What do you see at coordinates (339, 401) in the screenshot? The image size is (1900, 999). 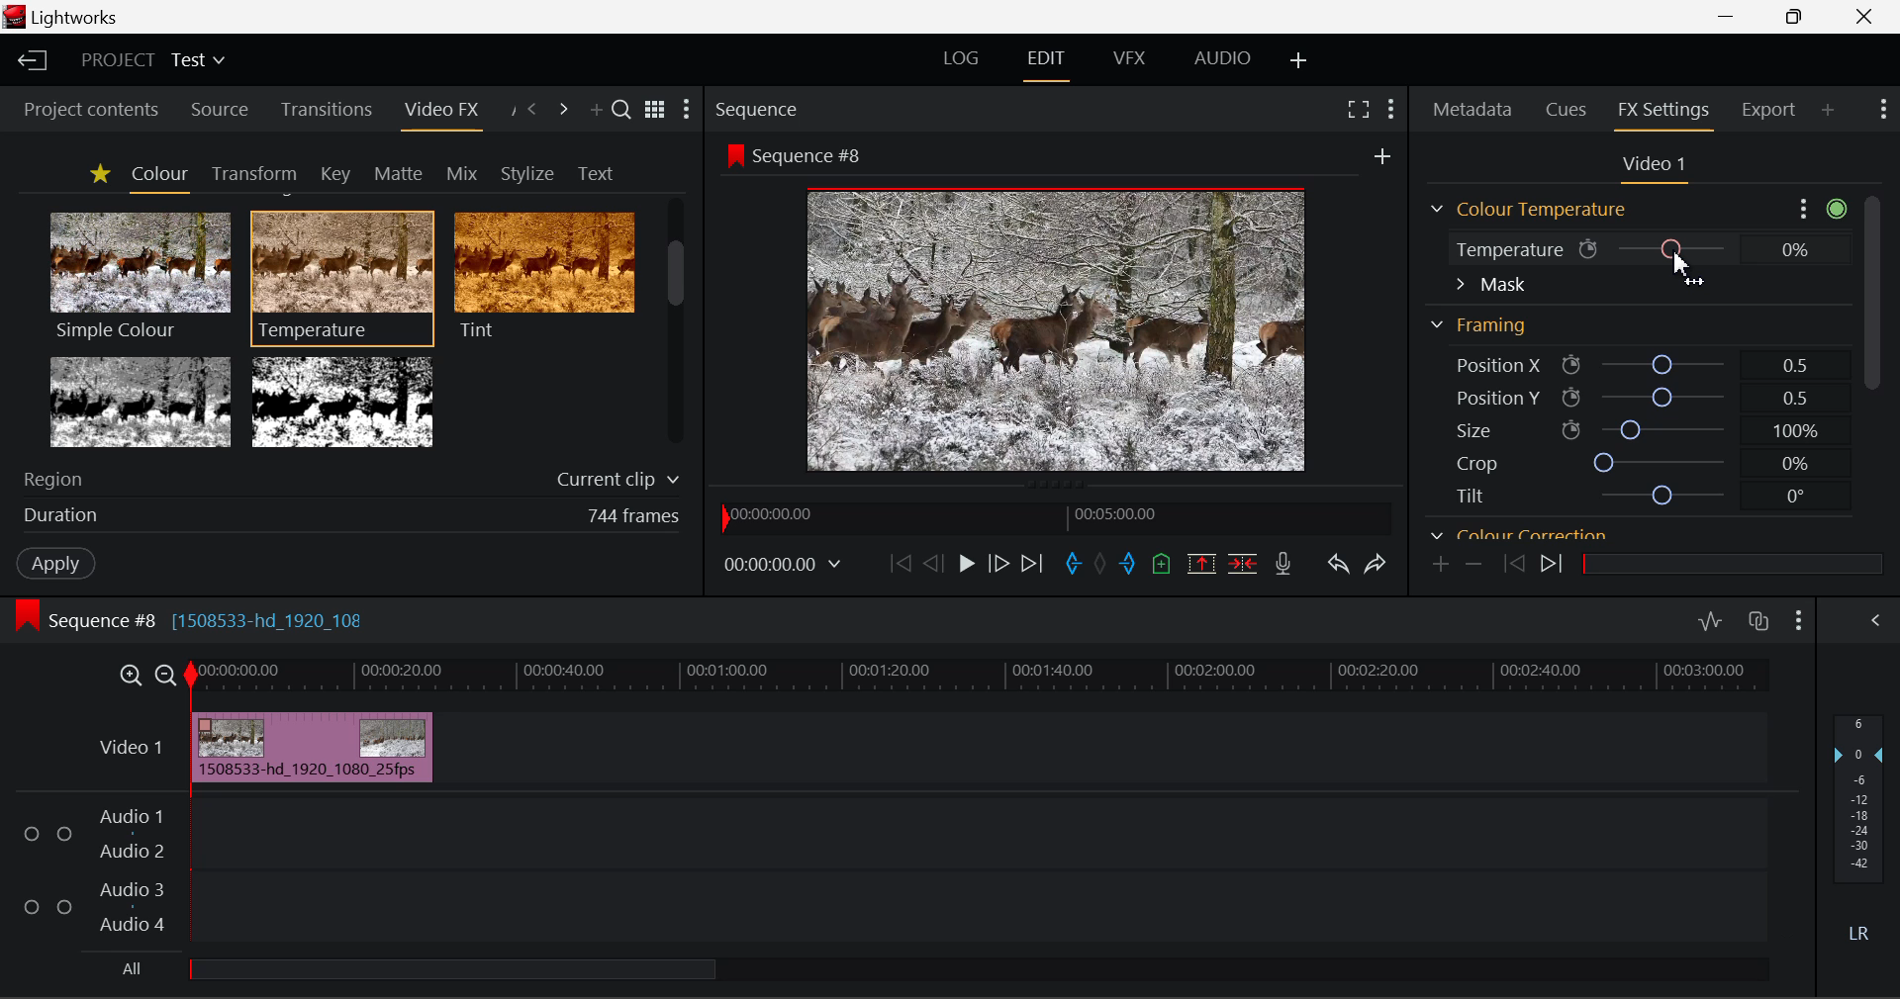 I see `Two Tone` at bounding box center [339, 401].